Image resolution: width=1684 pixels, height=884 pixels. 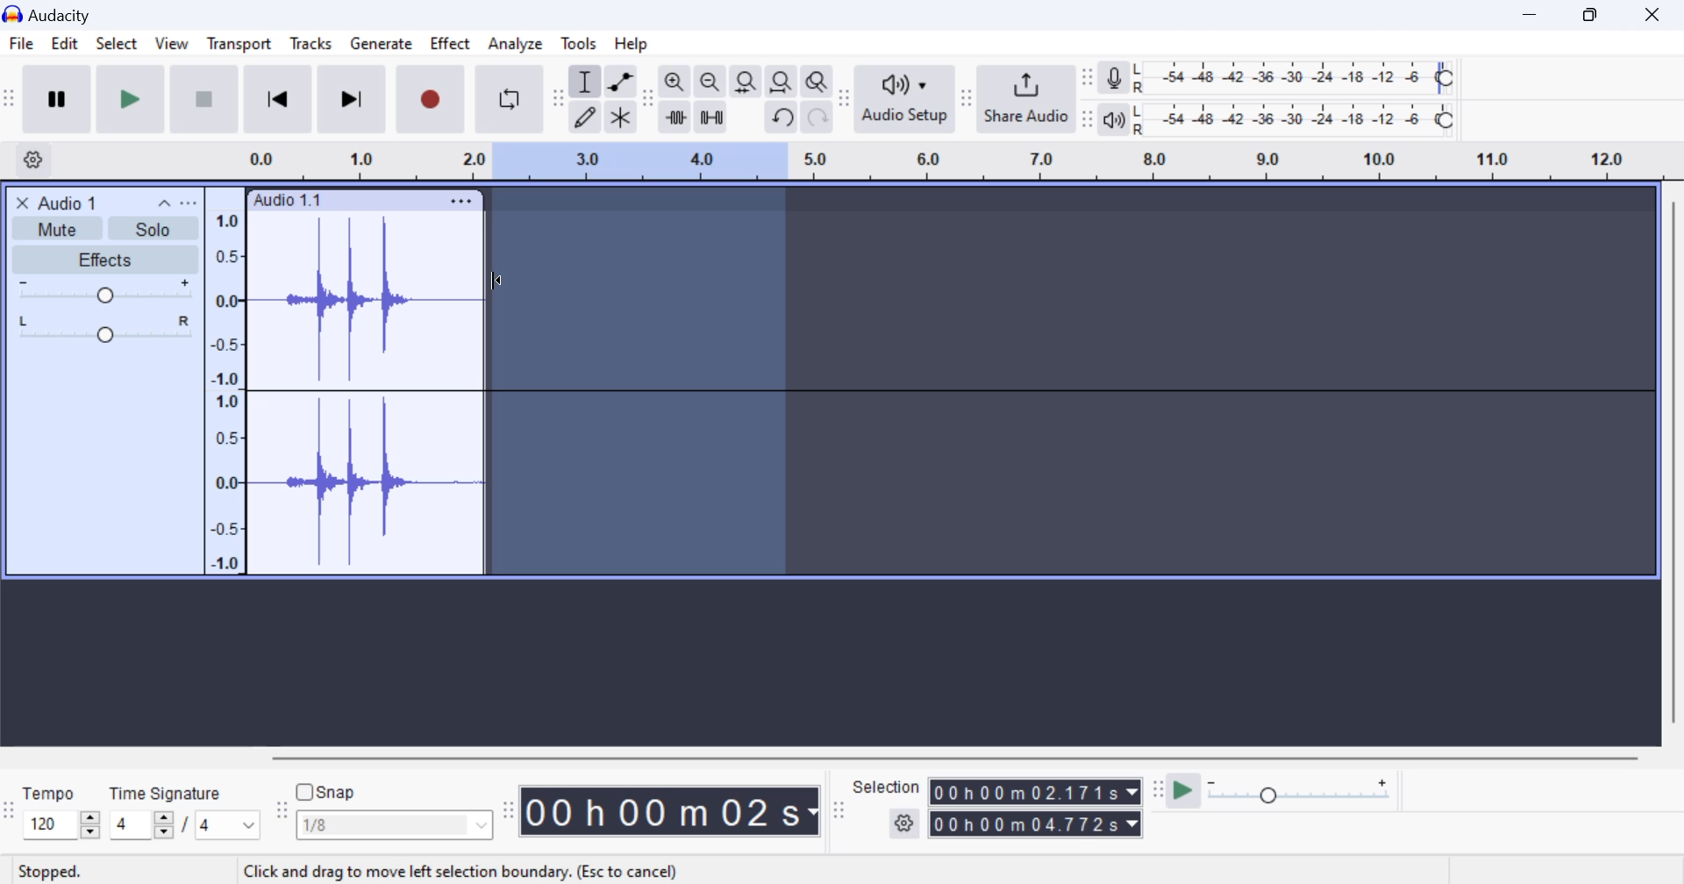 I want to click on fit project to width, so click(x=781, y=82).